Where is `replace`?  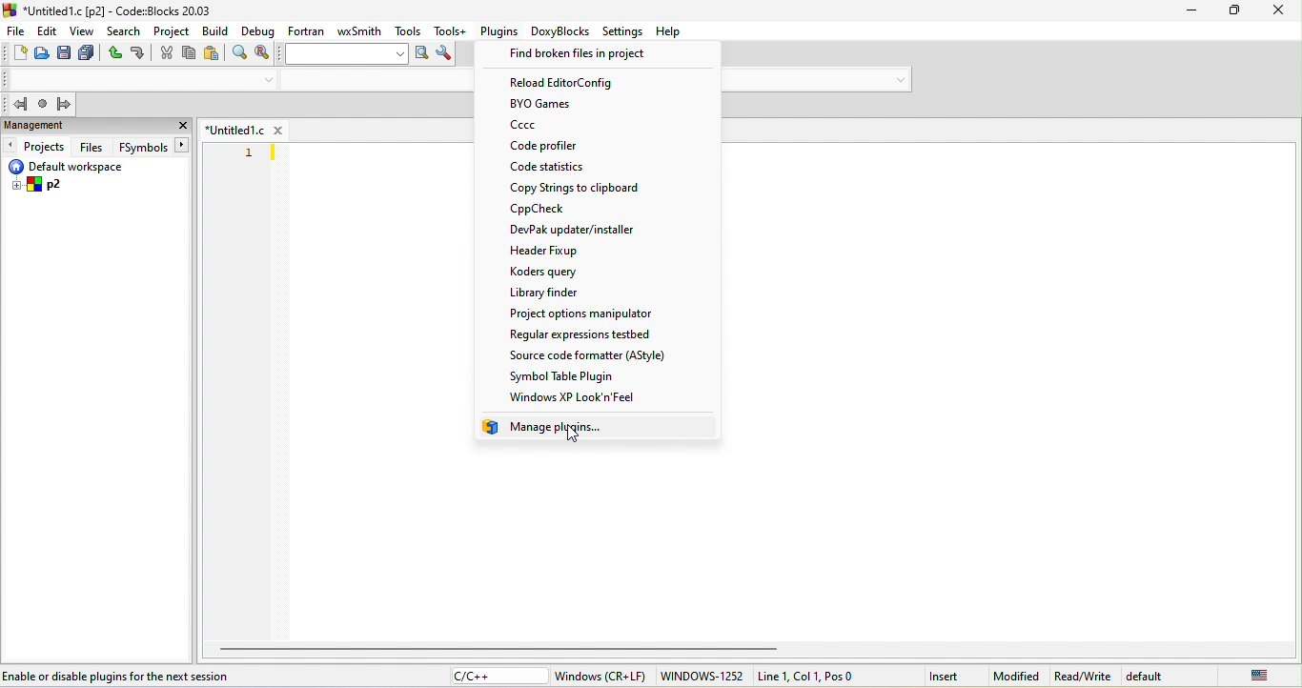
replace is located at coordinates (264, 55).